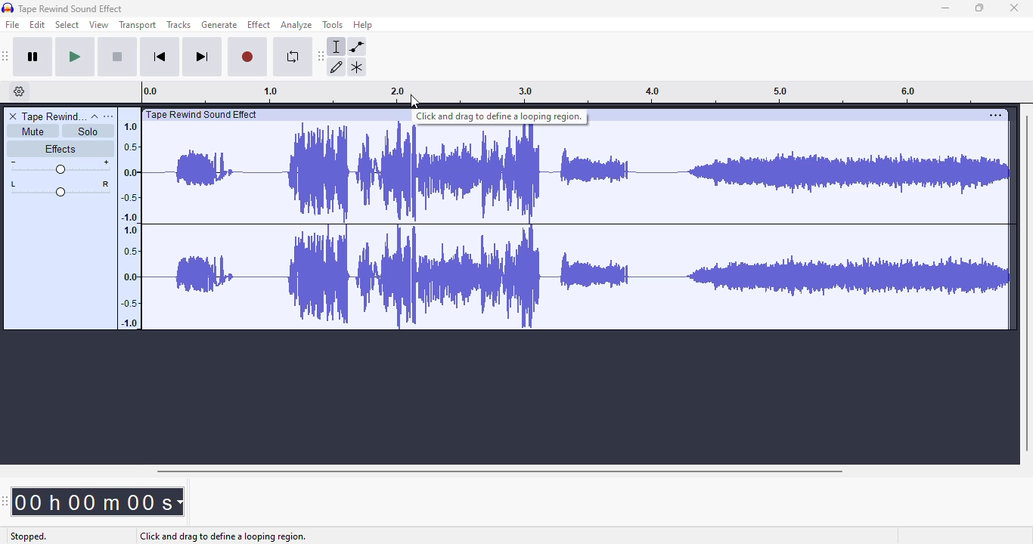 This screenshot has height=544, width=1033. I want to click on settings, so click(995, 115).